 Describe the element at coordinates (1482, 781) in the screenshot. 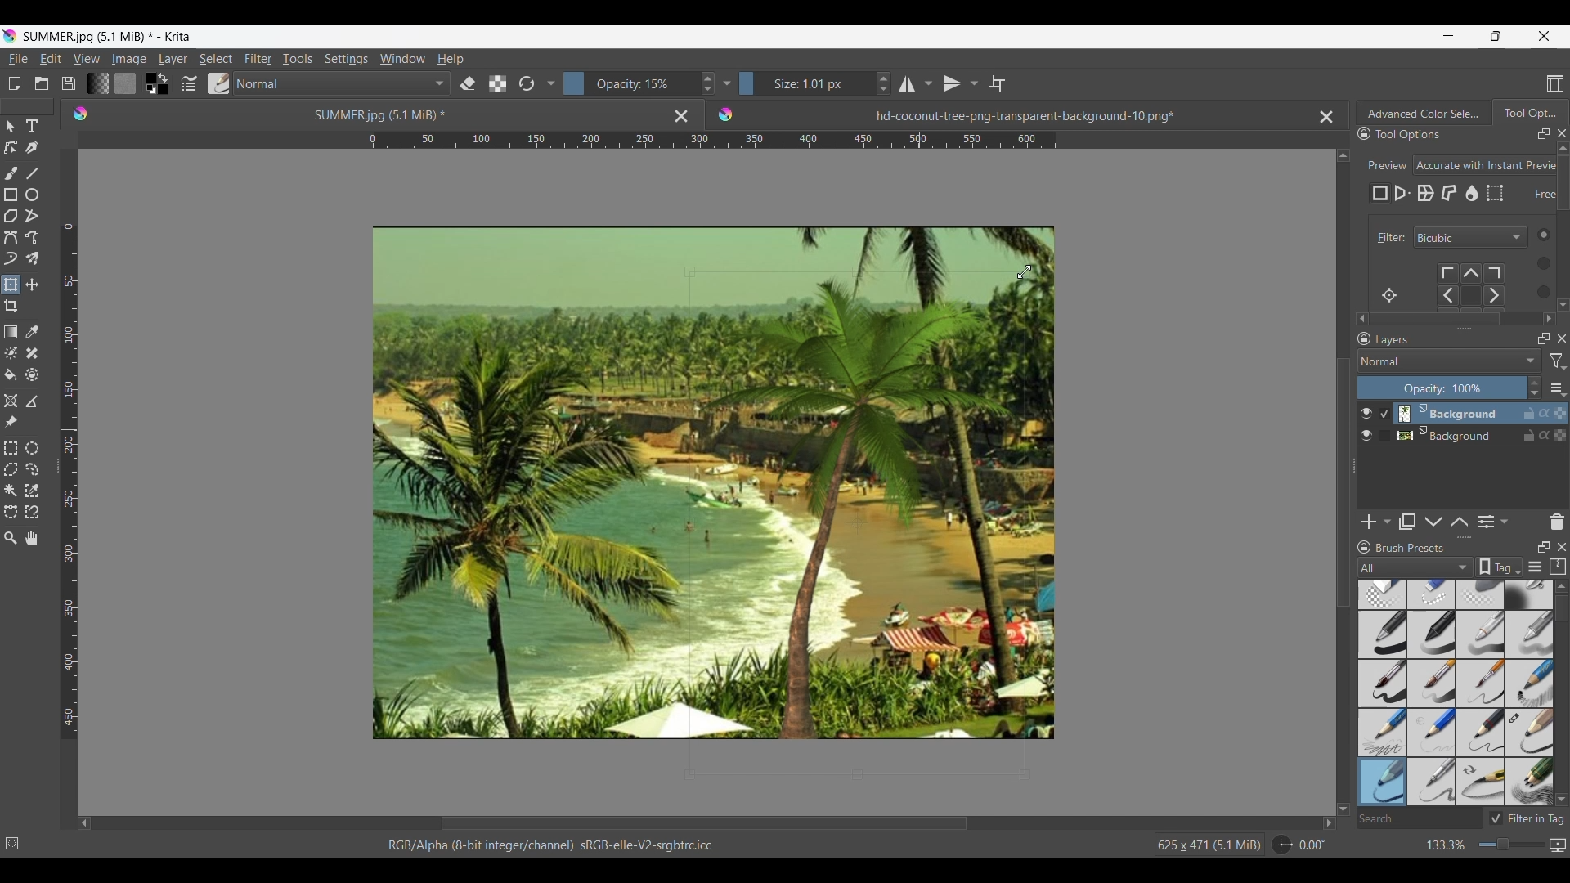

I see `pencil 6 - quick shade` at that location.